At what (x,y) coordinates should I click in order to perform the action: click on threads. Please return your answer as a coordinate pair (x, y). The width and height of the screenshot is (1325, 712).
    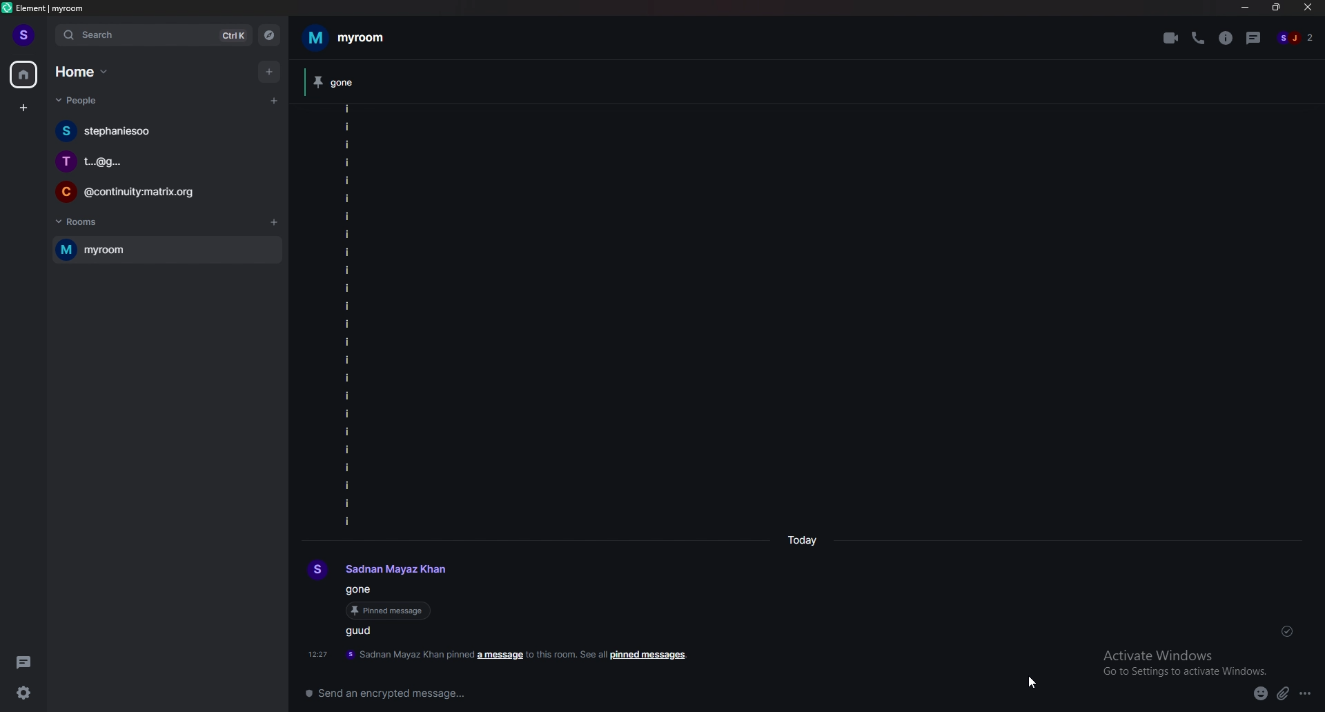
    Looking at the image, I should click on (1254, 38).